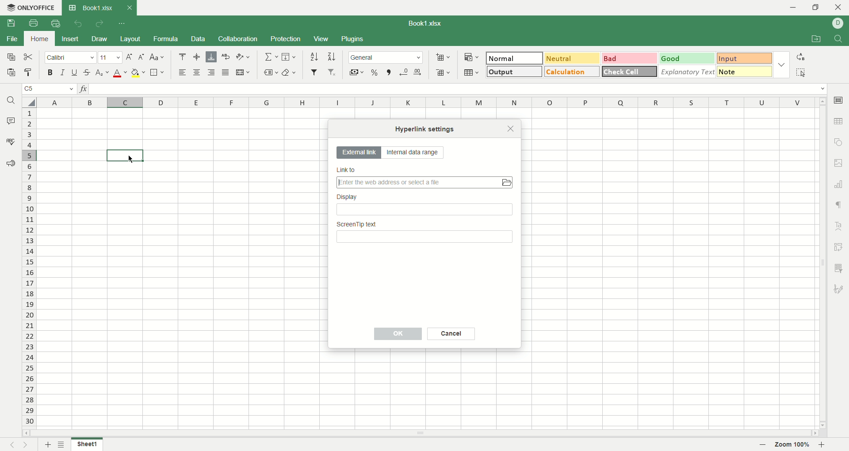  I want to click on quick print, so click(55, 23).